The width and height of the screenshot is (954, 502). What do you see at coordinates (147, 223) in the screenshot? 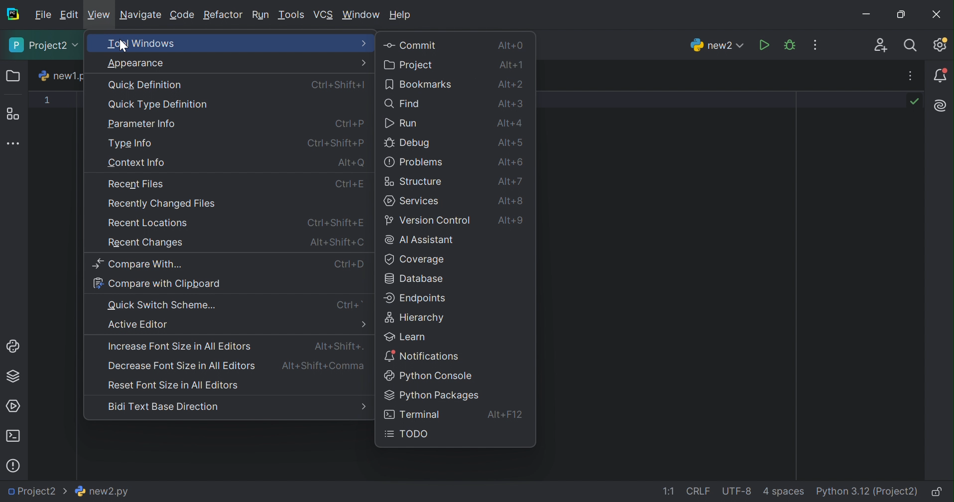
I see `Recent locations` at bounding box center [147, 223].